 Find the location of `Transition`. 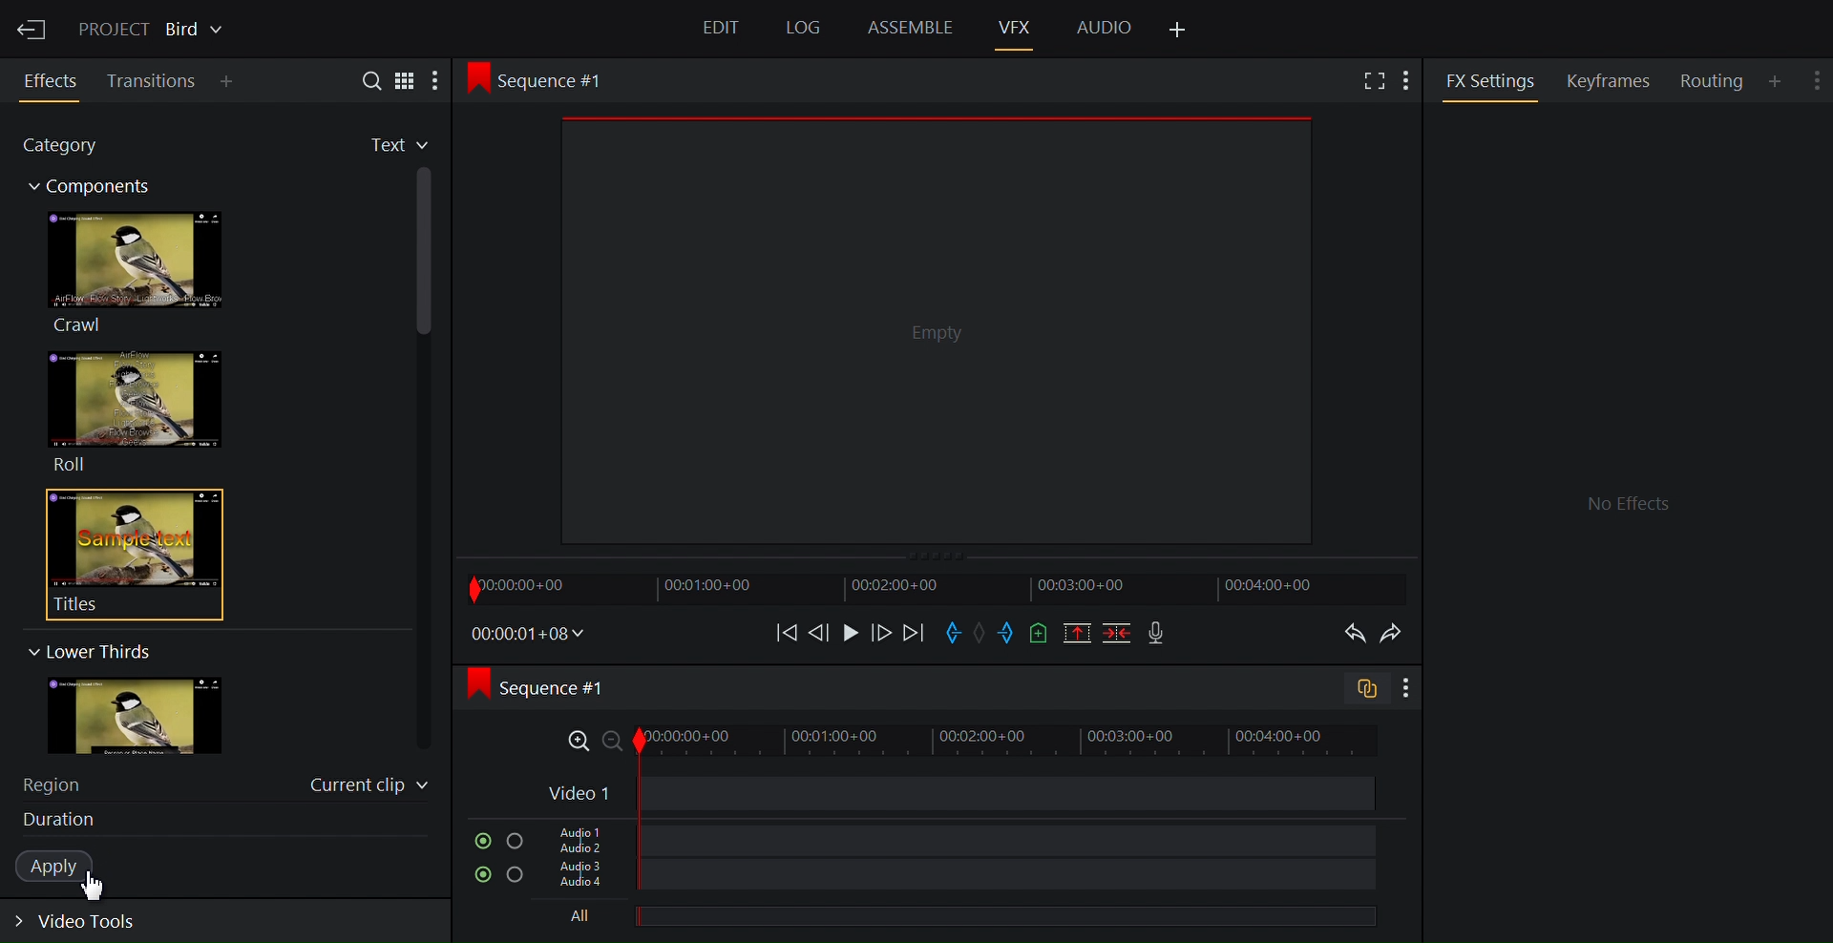

Transition is located at coordinates (153, 81).